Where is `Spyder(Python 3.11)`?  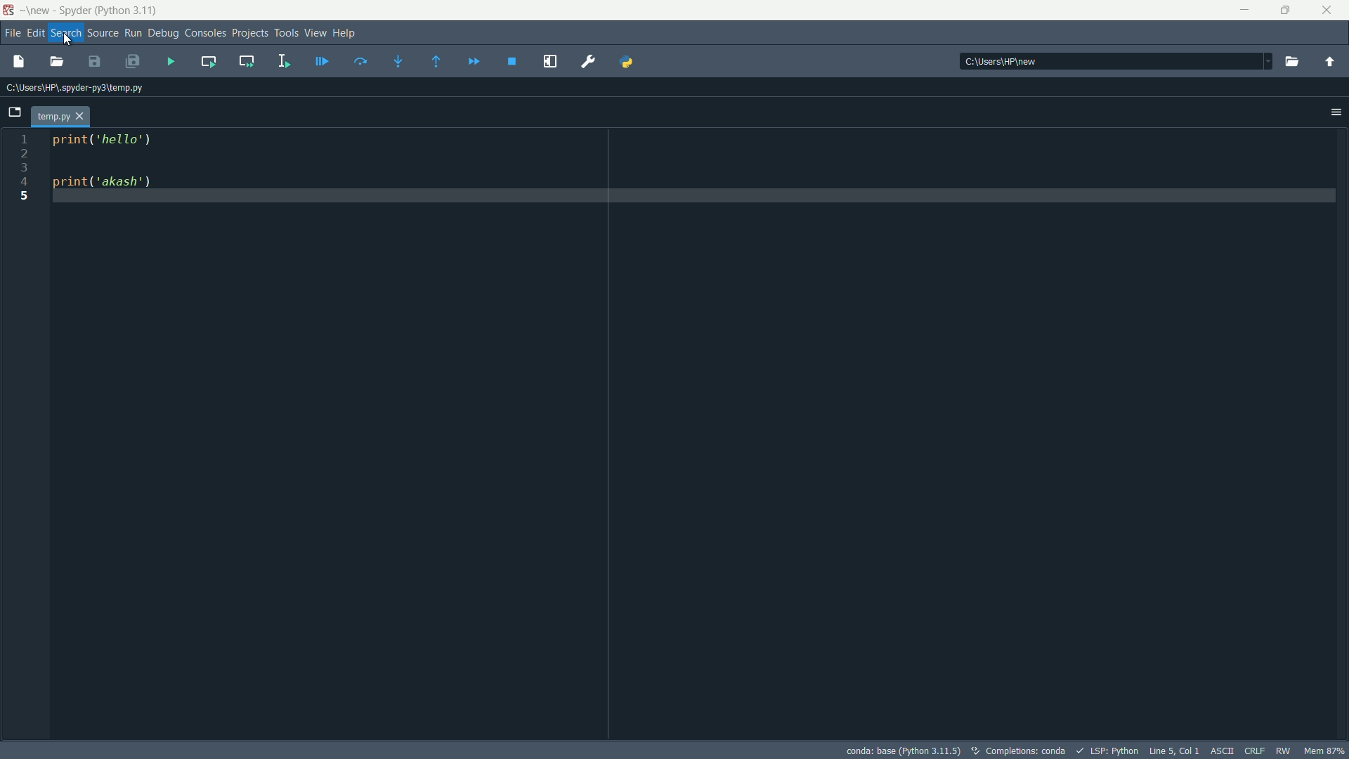
Spyder(Python 3.11) is located at coordinates (93, 10).